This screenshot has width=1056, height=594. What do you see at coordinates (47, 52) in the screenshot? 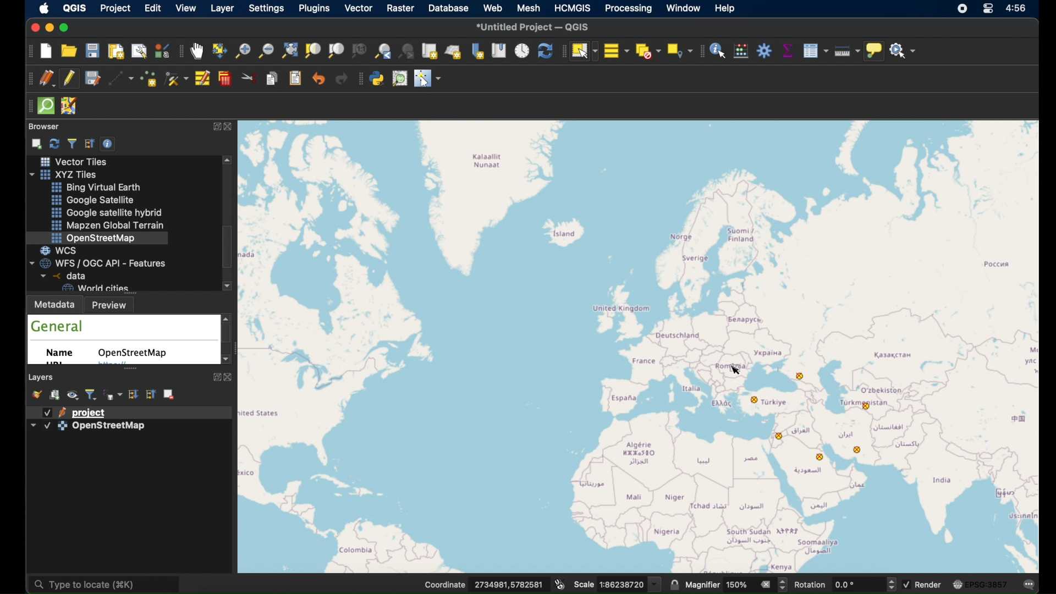
I see `new project` at bounding box center [47, 52].